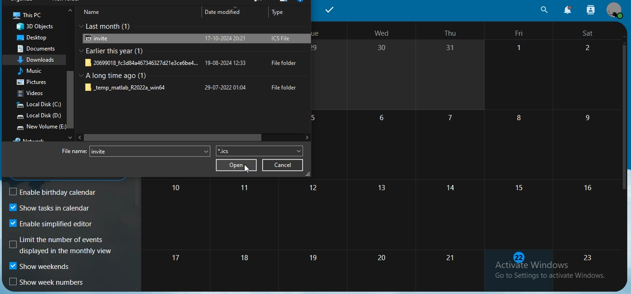 The width and height of the screenshot is (631, 294). Describe the element at coordinates (71, 75) in the screenshot. I see `scrollbar` at that location.